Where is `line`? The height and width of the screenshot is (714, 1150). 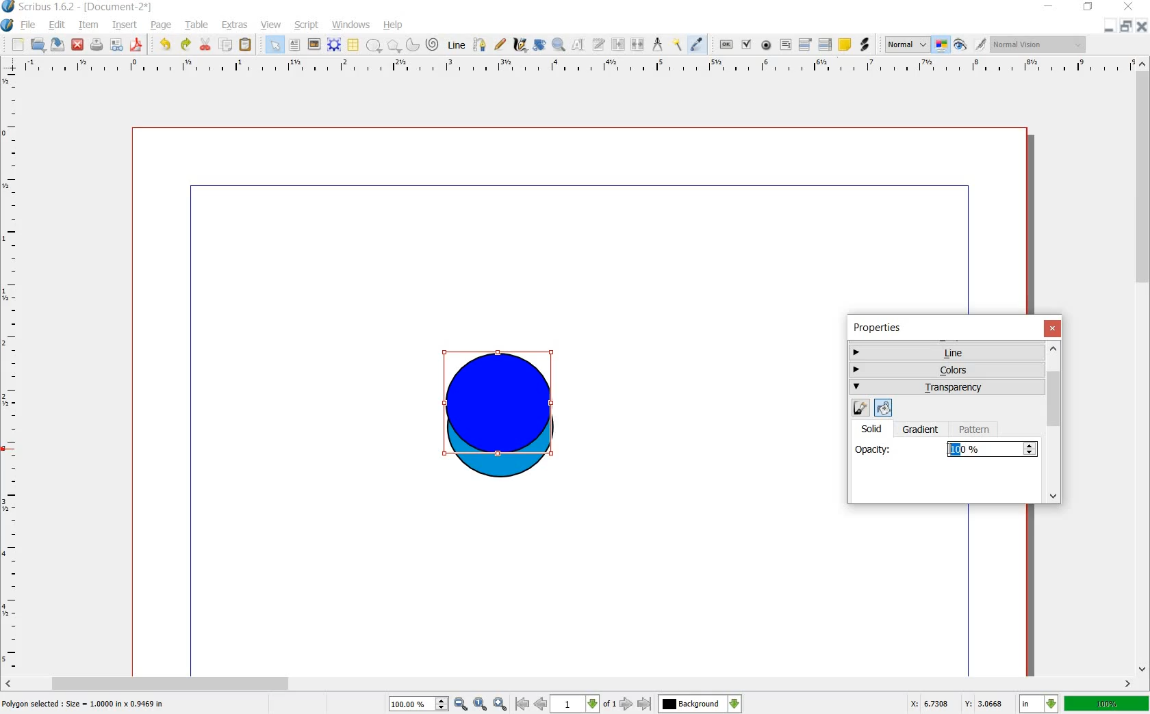 line is located at coordinates (455, 46).